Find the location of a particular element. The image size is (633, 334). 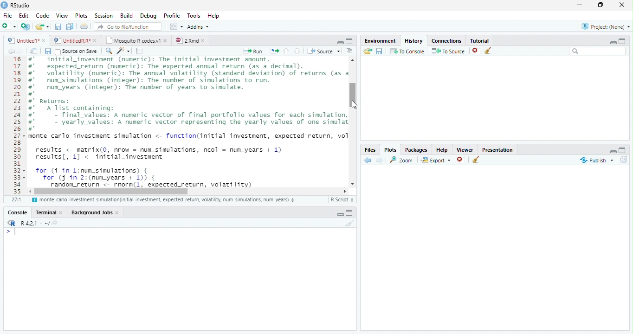

Code Tools is located at coordinates (123, 51).